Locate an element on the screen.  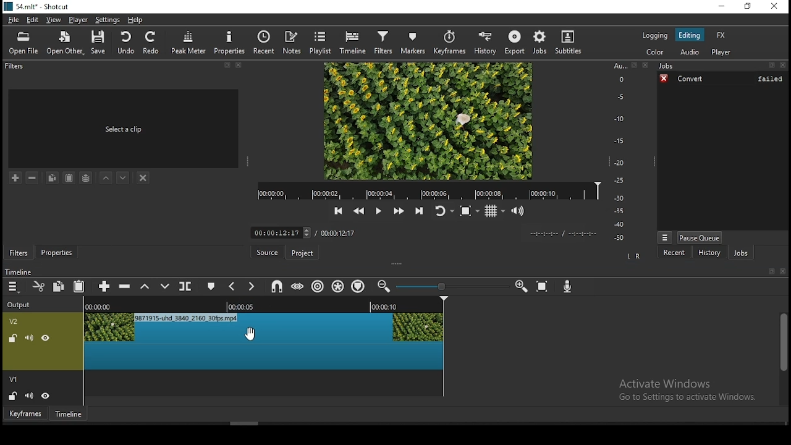
settings is located at coordinates (108, 20).